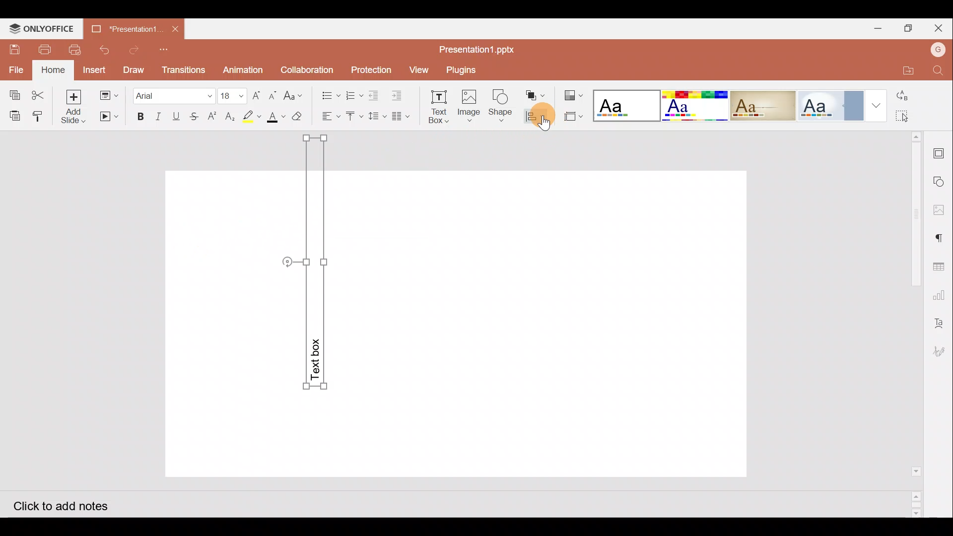  I want to click on Save, so click(12, 50).